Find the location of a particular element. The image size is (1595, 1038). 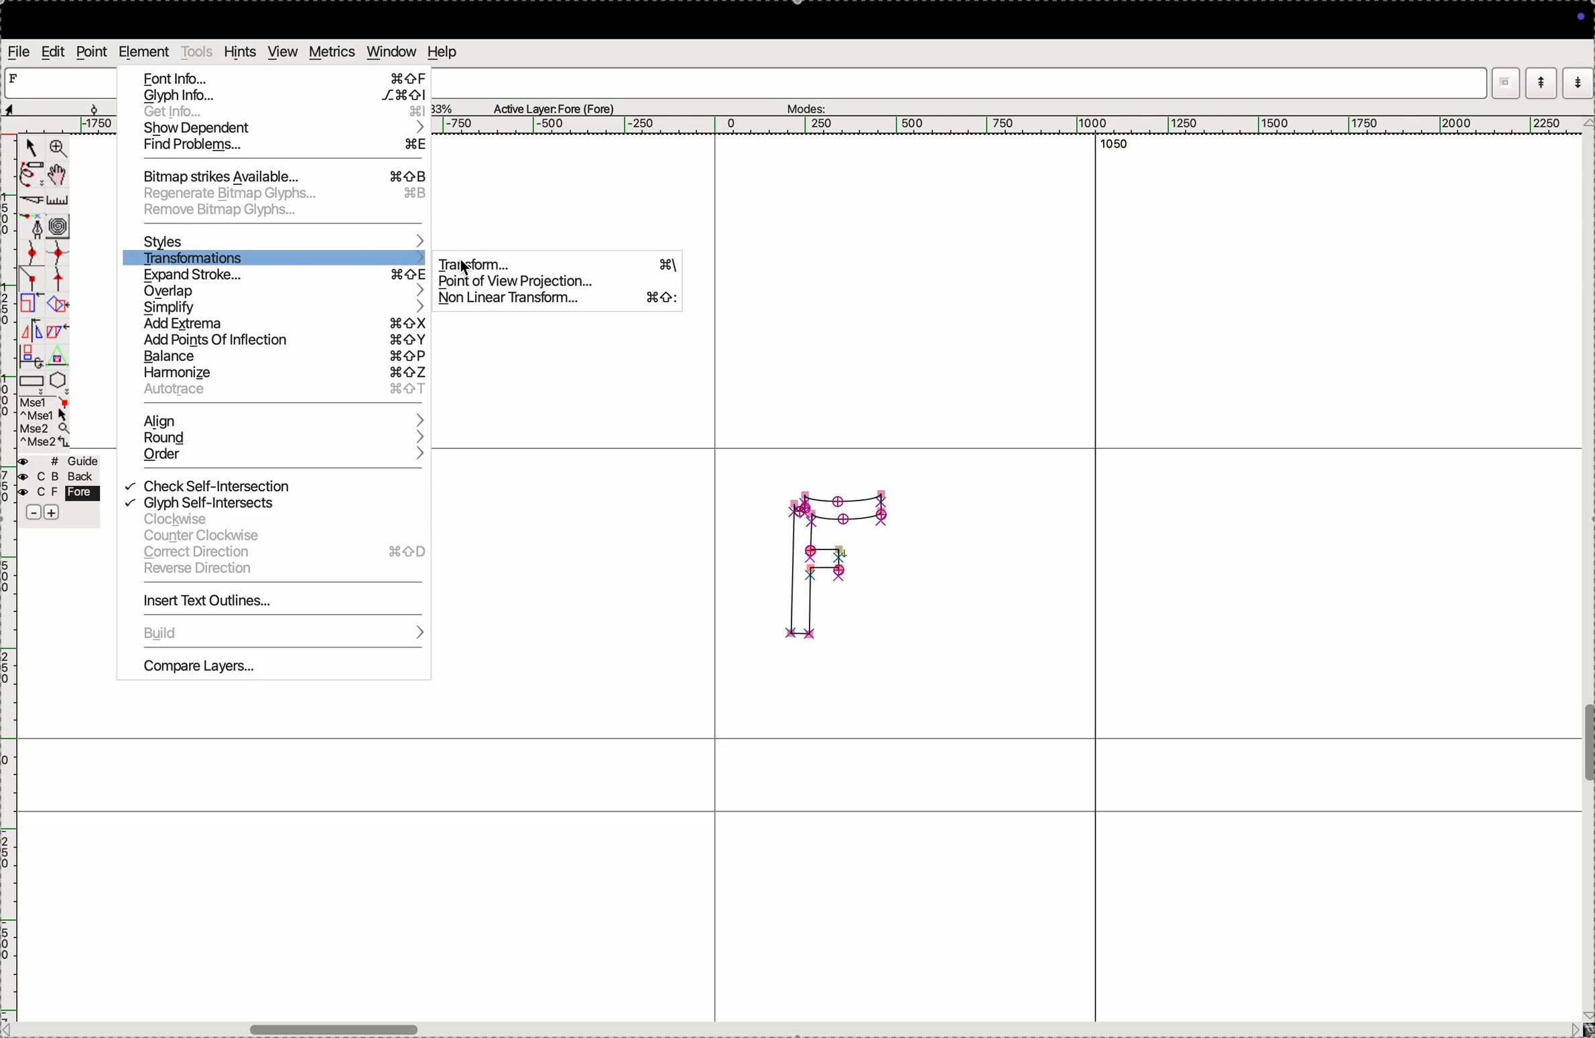

insert text out lines is located at coordinates (277, 603).